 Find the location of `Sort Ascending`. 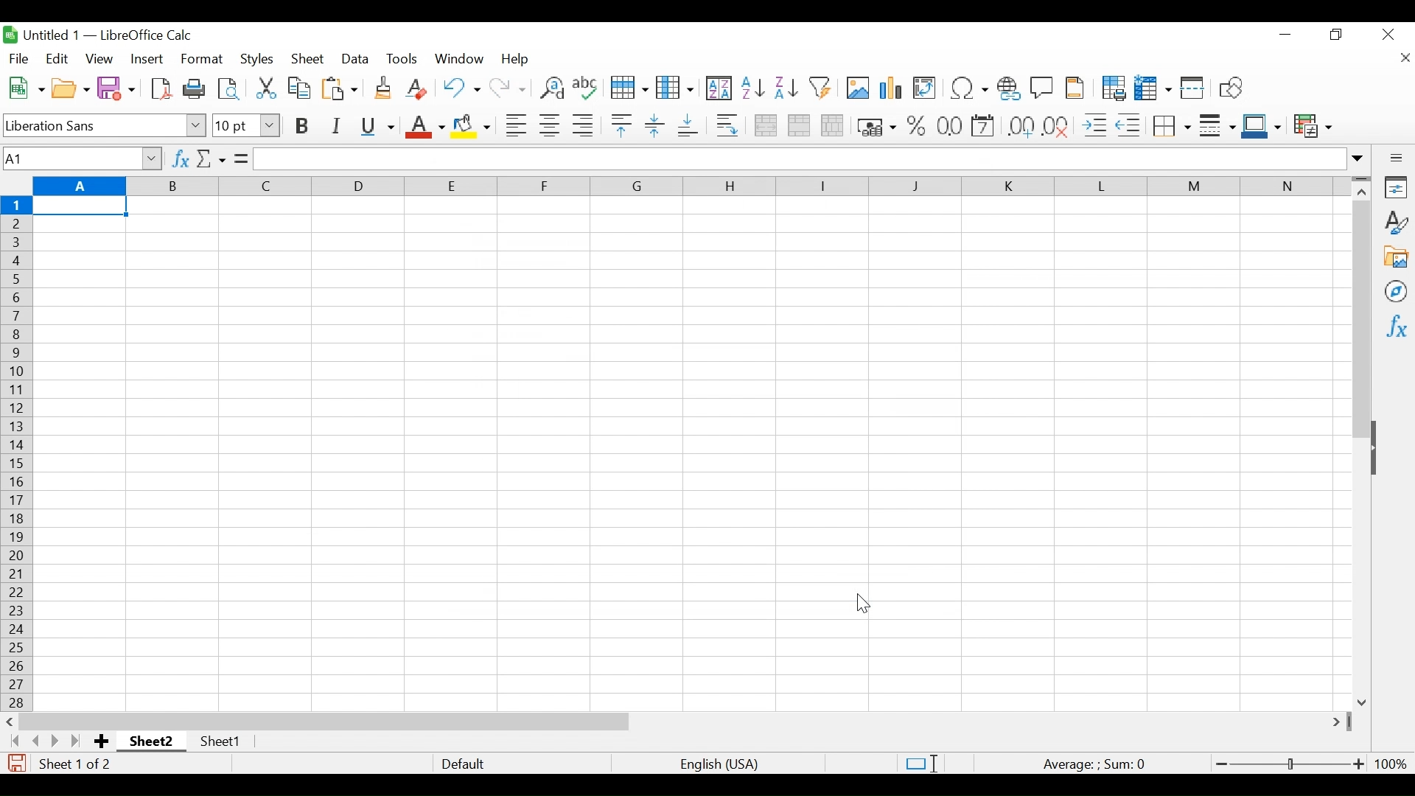

Sort Ascending is located at coordinates (752, 87).